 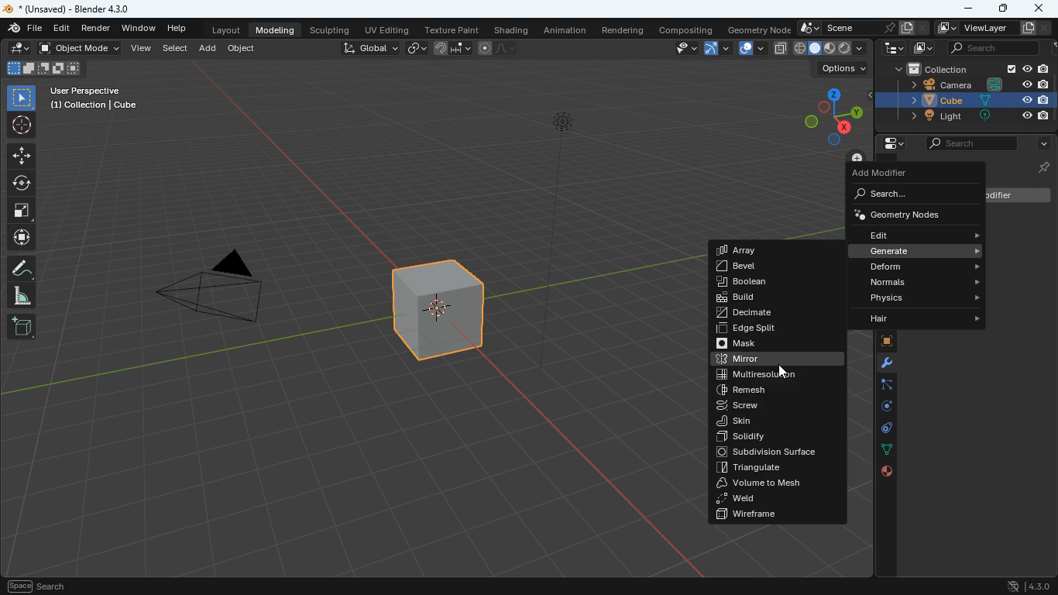 What do you see at coordinates (22, 238) in the screenshot?
I see `move cube` at bounding box center [22, 238].